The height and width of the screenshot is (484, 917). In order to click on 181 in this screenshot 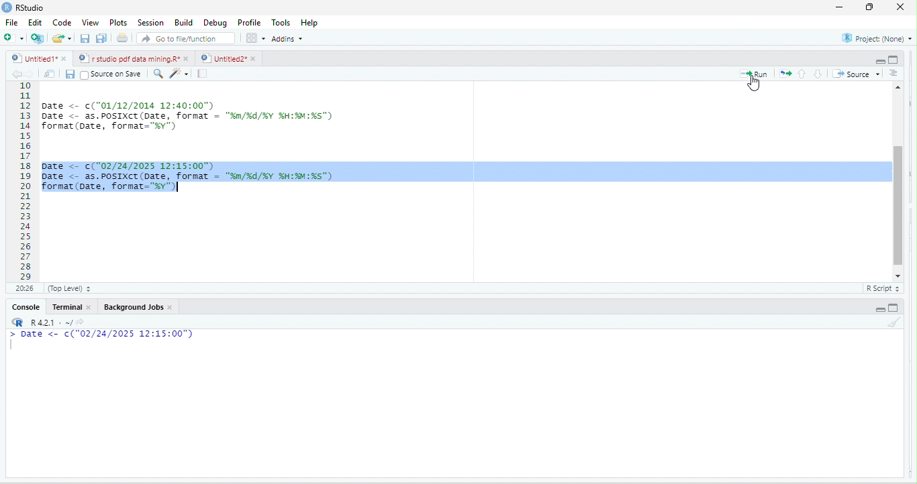, I will do `click(23, 289)`.